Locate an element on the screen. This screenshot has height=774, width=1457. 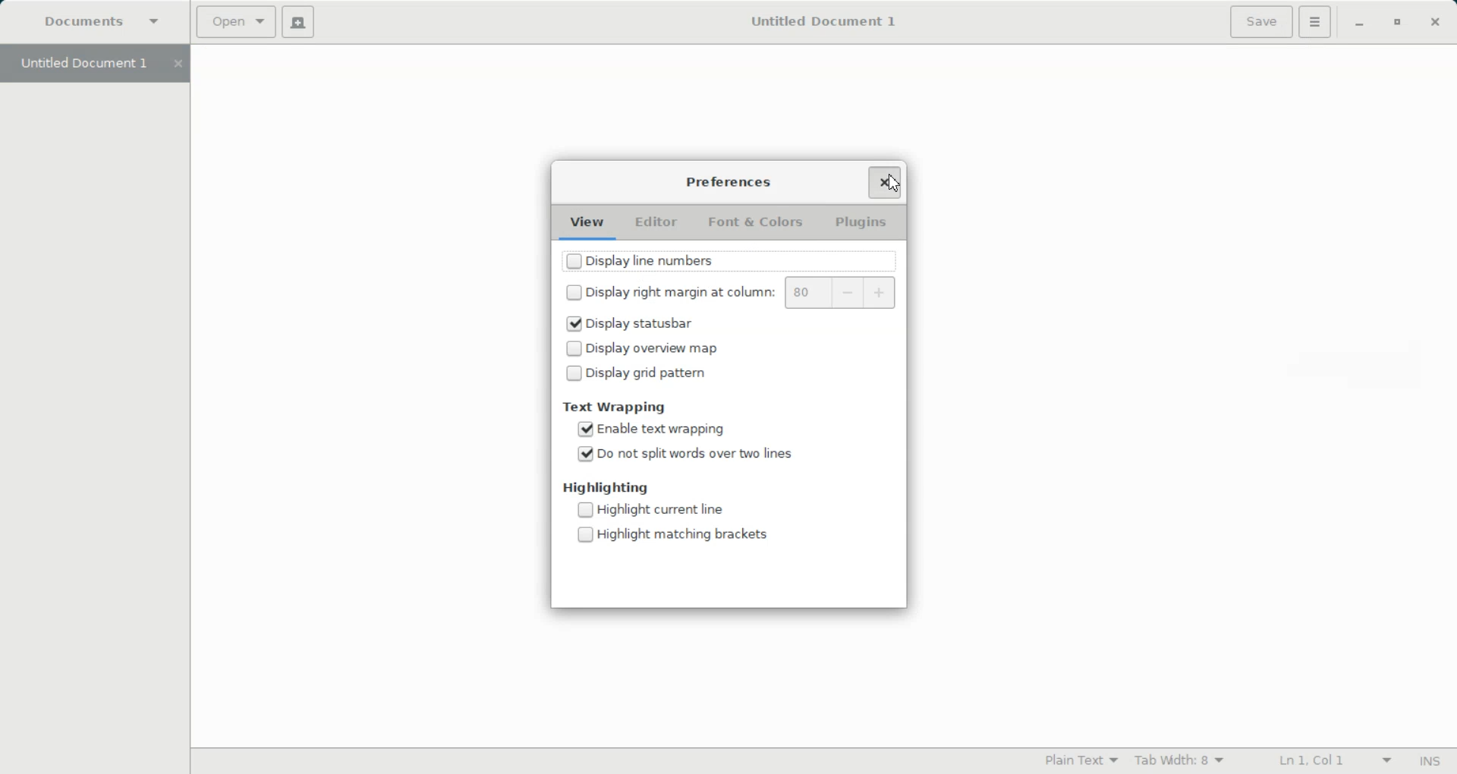
View is located at coordinates (589, 223).